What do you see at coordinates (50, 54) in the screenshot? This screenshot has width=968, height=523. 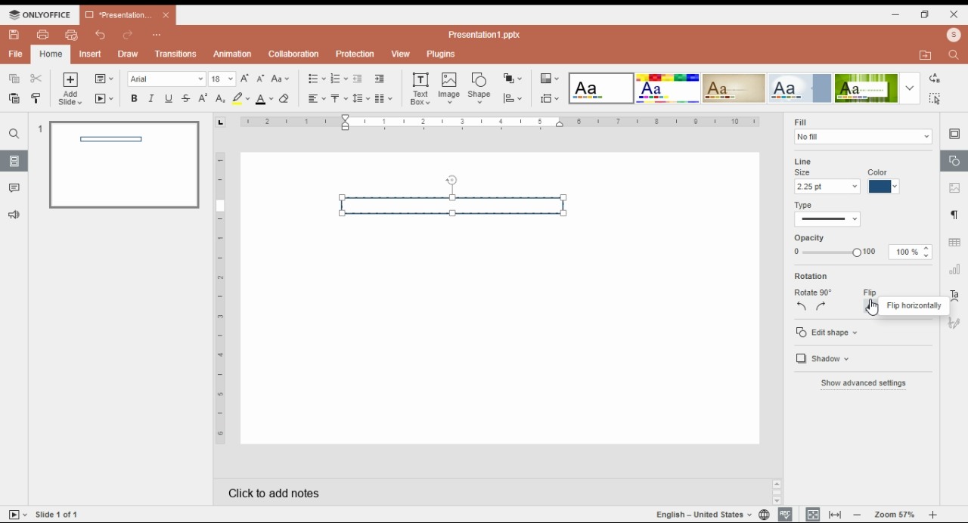 I see `home` at bounding box center [50, 54].